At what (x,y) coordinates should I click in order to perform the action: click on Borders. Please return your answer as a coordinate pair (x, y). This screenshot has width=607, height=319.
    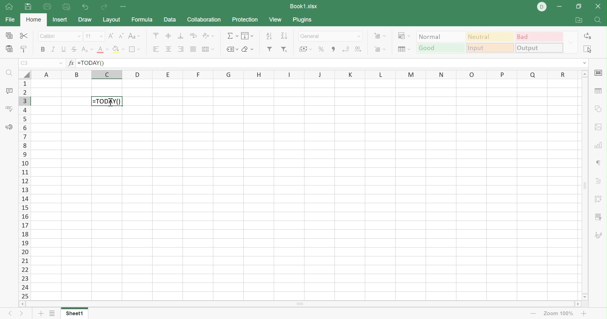
    Looking at the image, I should click on (136, 51).